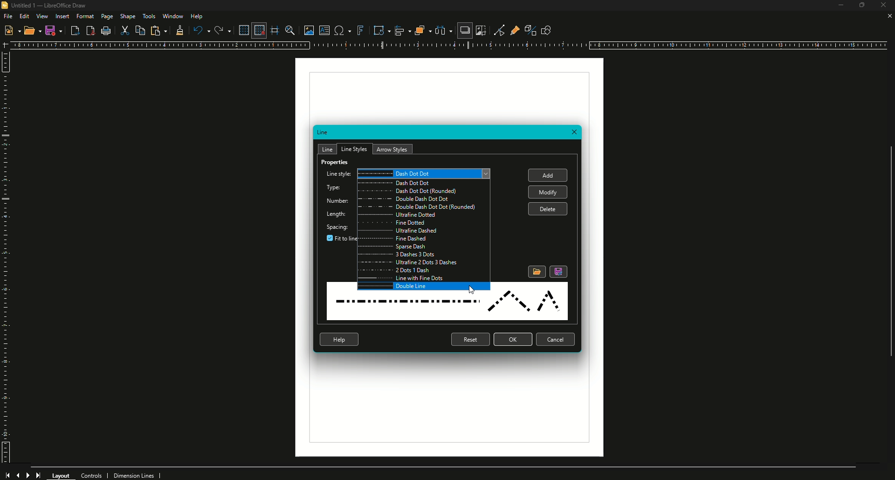  I want to click on , so click(423, 262).